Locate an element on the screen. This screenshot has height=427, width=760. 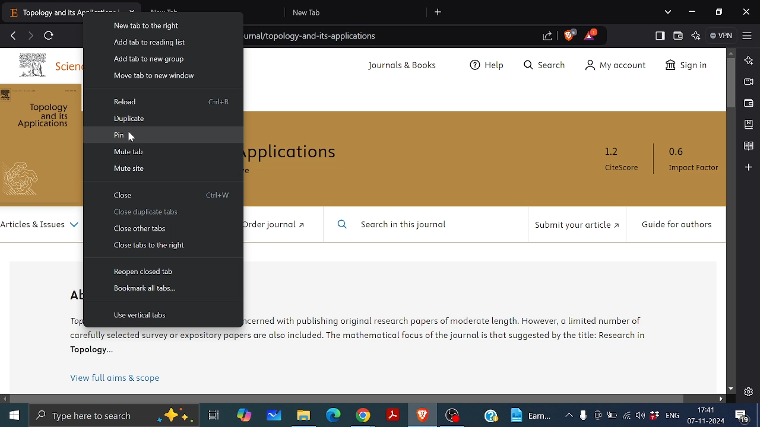
Guide for authors is located at coordinates (676, 225).